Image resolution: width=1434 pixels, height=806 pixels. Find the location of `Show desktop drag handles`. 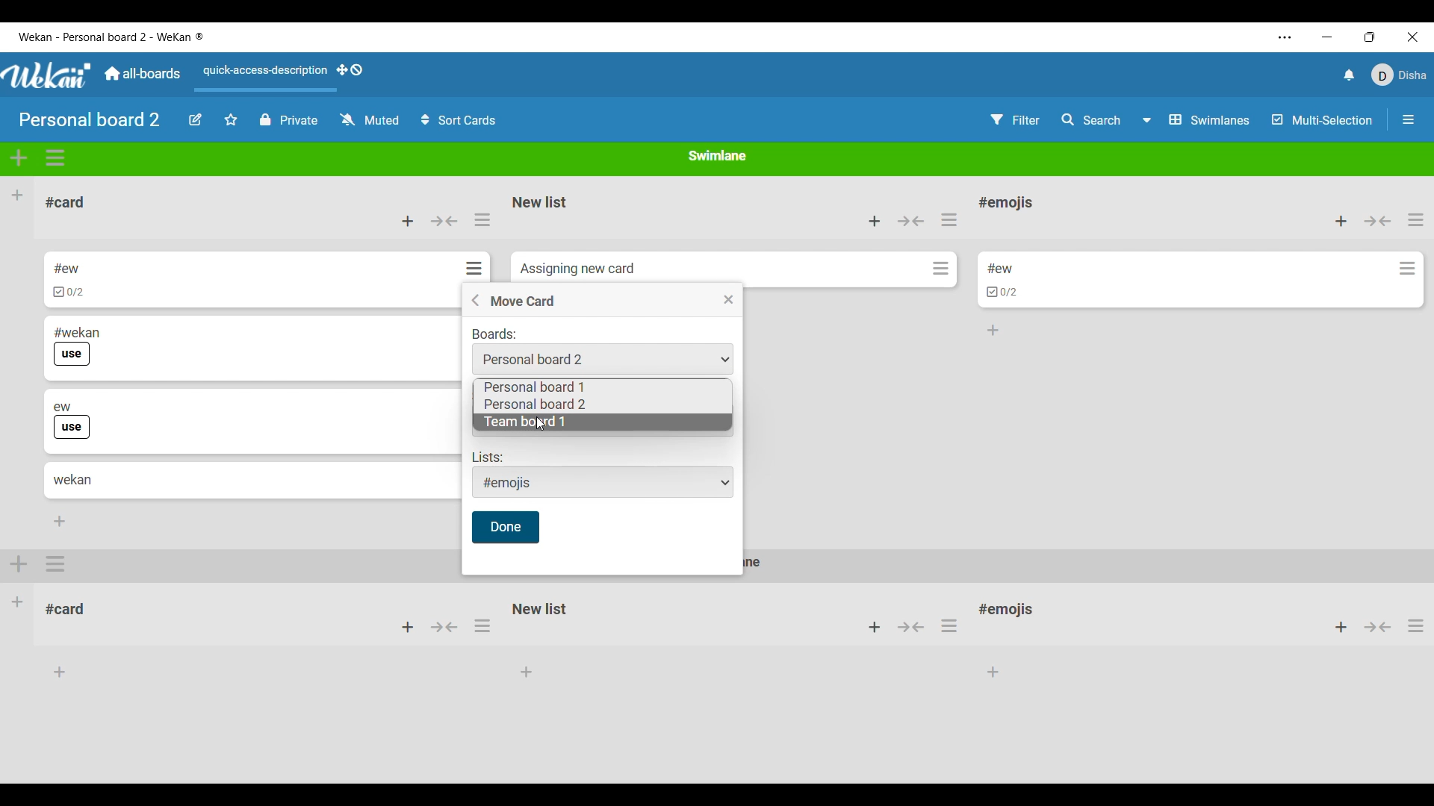

Show desktop drag handles is located at coordinates (350, 70).